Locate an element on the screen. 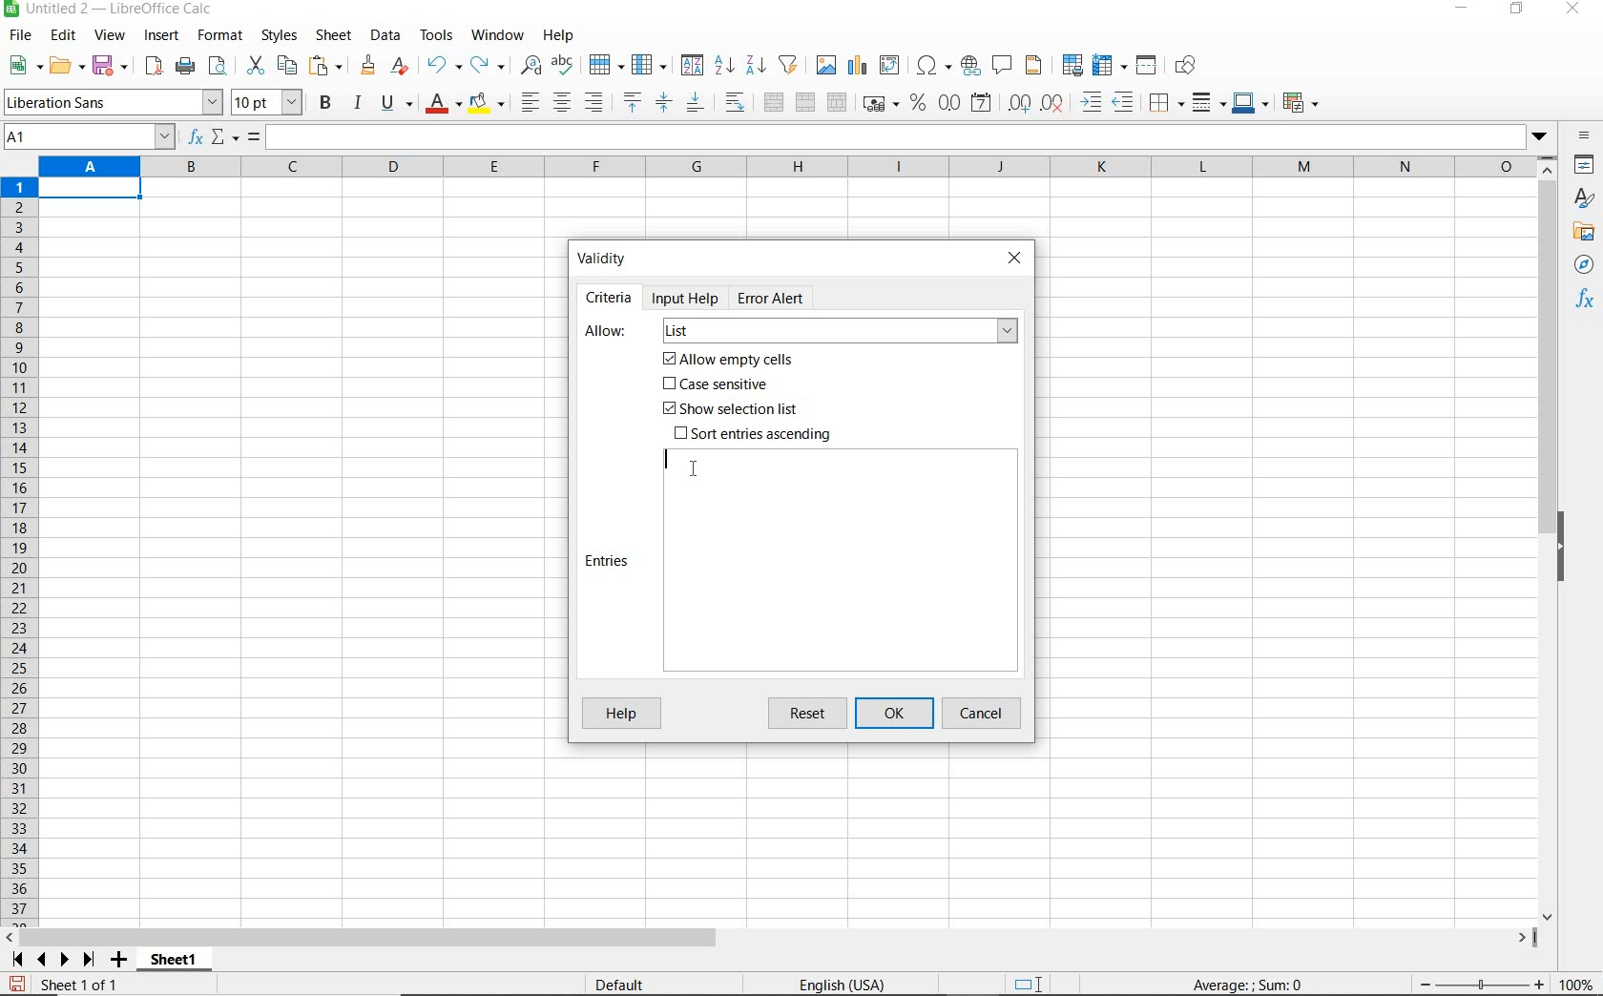 The image size is (1603, 996). coditional is located at coordinates (1299, 103).